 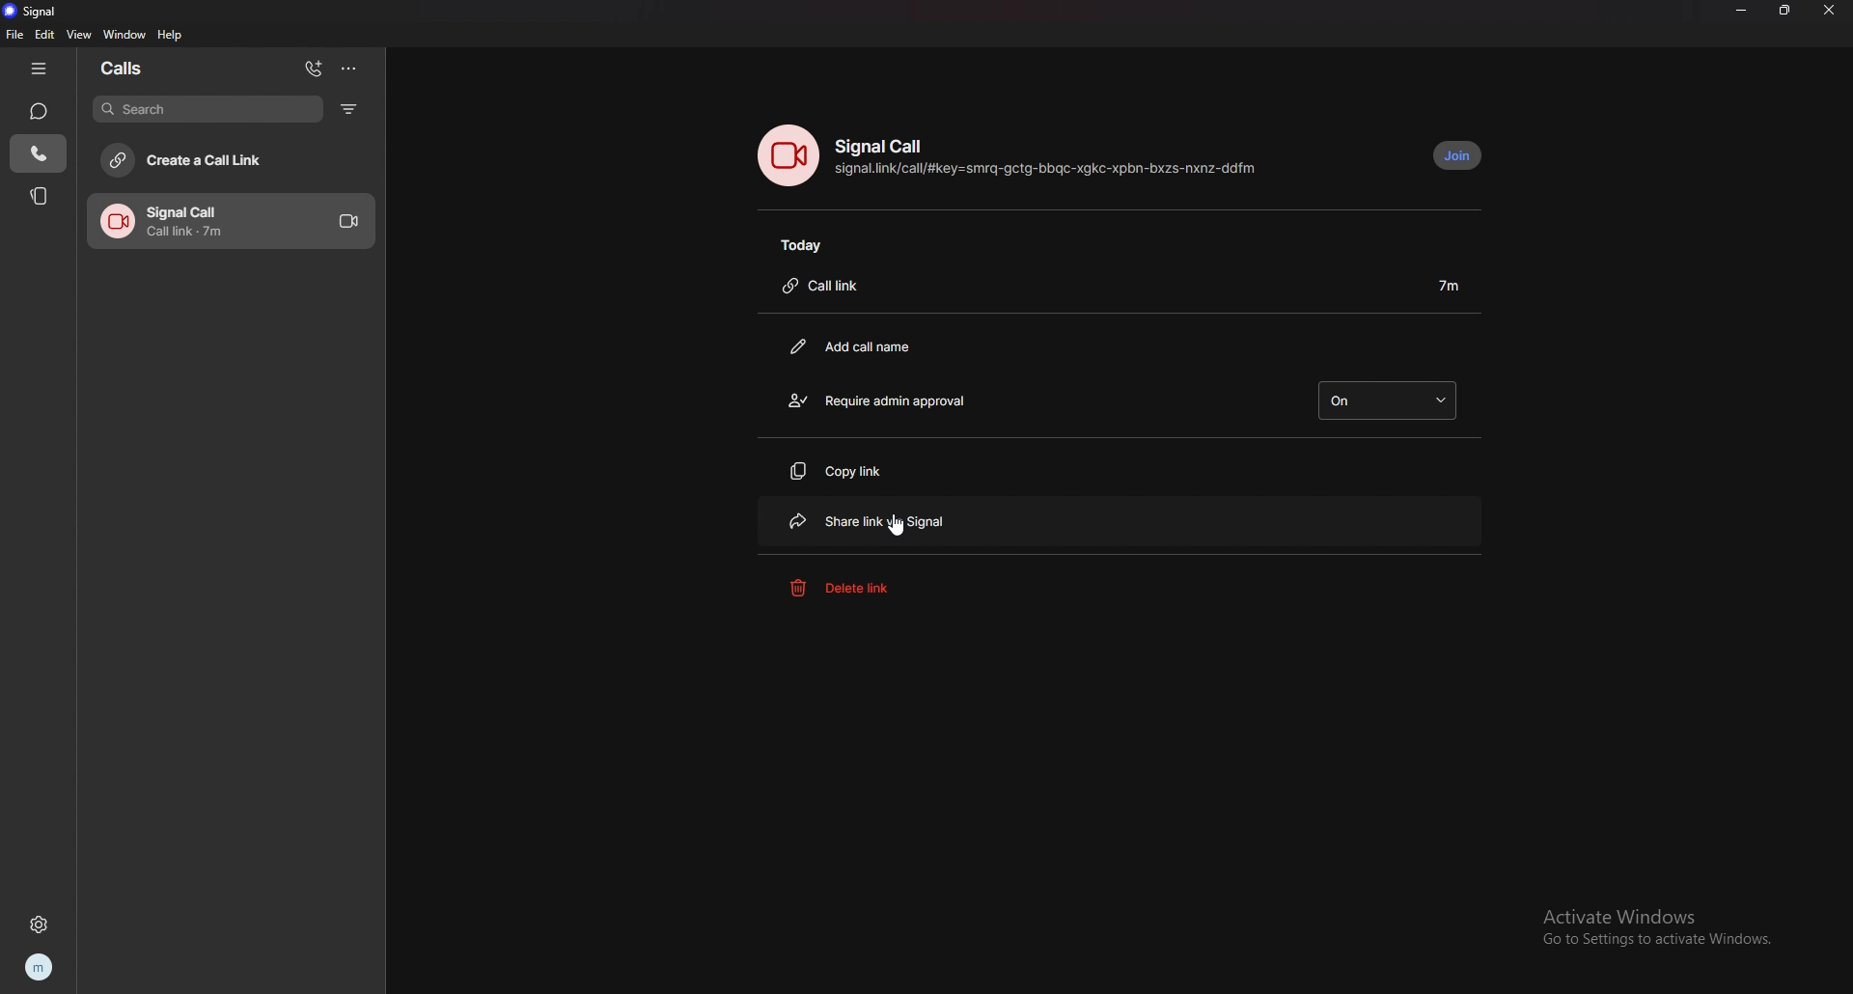 What do you see at coordinates (884, 147) in the screenshot?
I see `signal call` at bounding box center [884, 147].